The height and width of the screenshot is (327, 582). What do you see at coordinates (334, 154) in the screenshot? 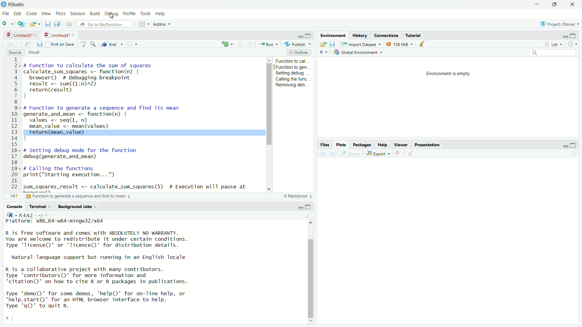
I see `next plot` at bounding box center [334, 154].